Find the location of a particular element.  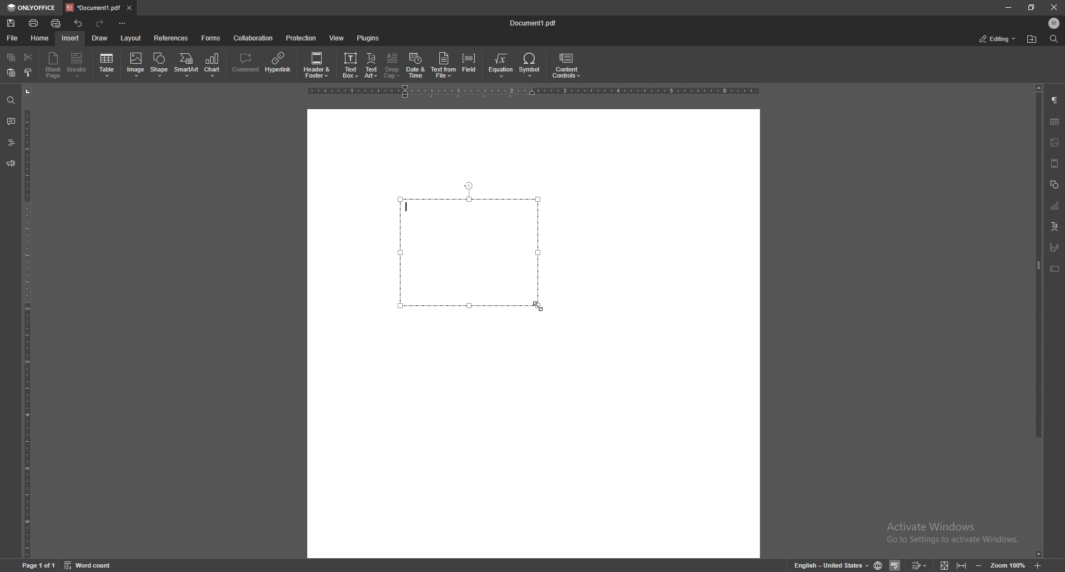

quick print is located at coordinates (56, 24).